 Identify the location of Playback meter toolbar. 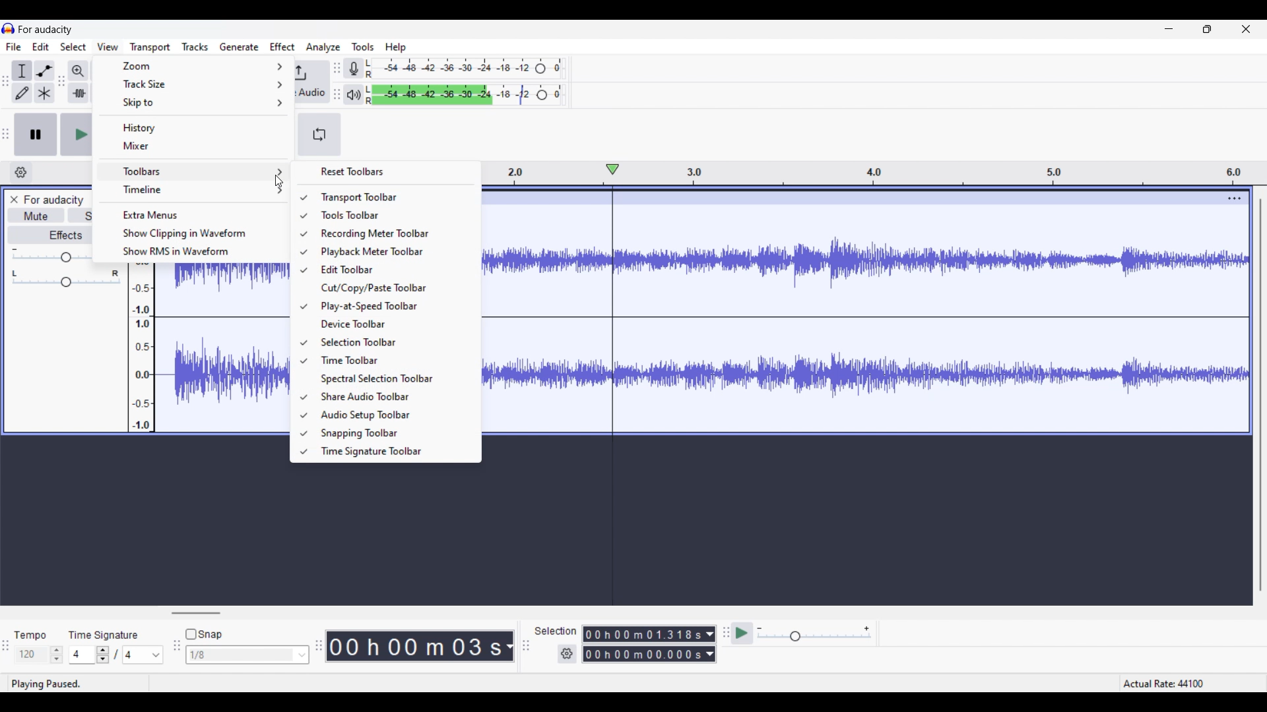
(391, 252).